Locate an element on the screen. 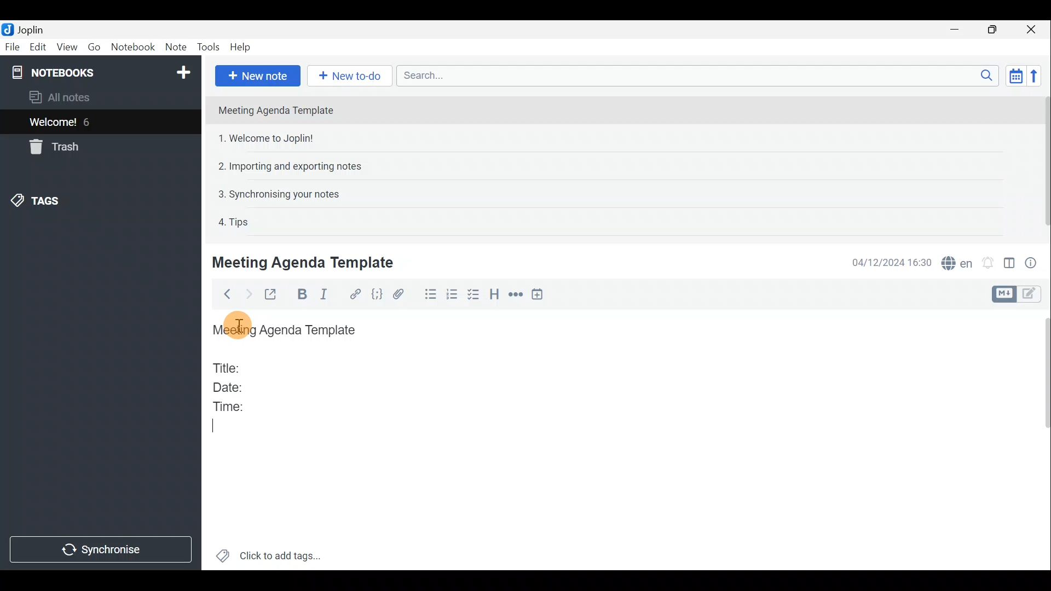  Checkbox is located at coordinates (471, 295).